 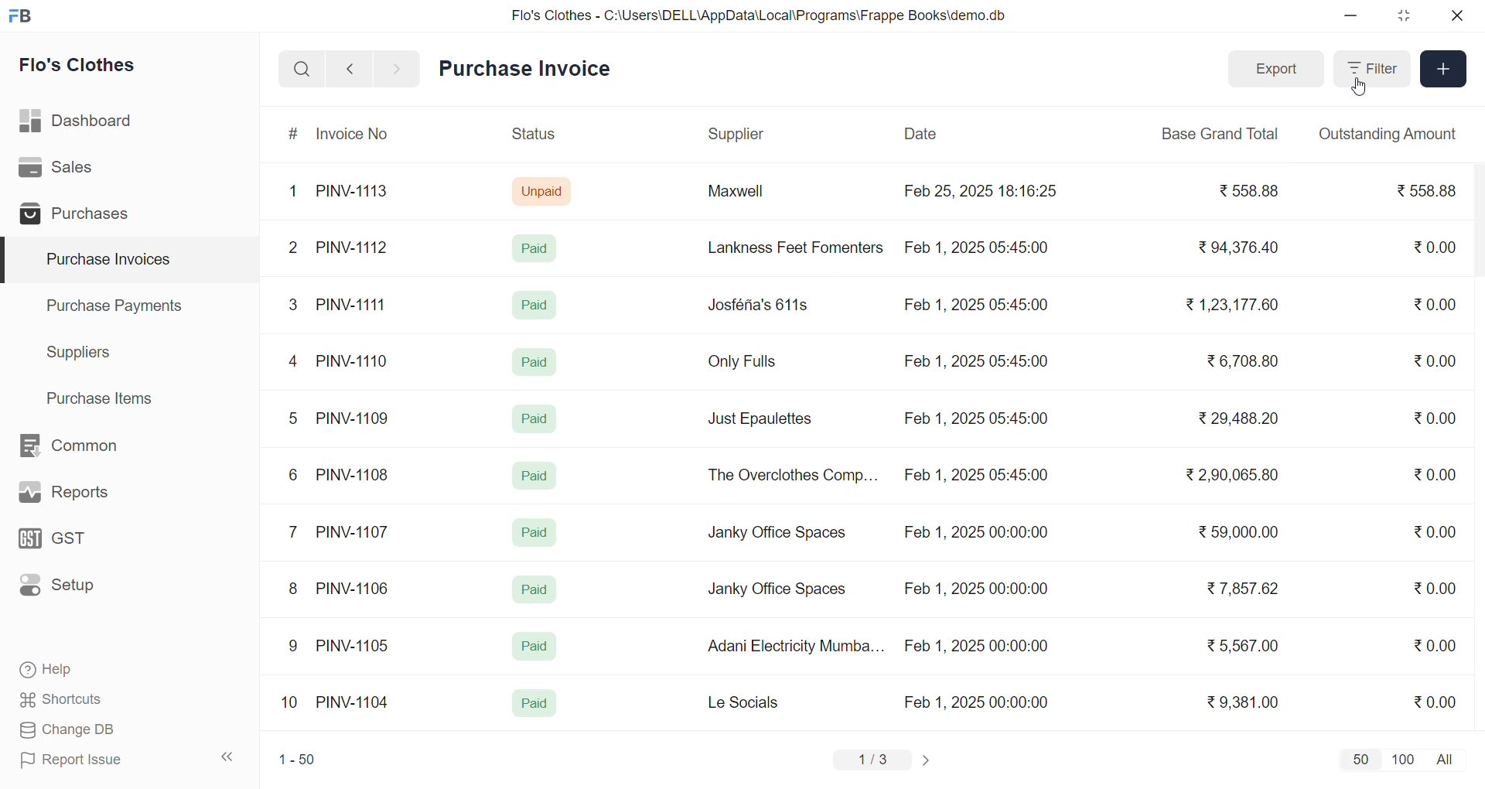 I want to click on ₹0.00, so click(x=1435, y=360).